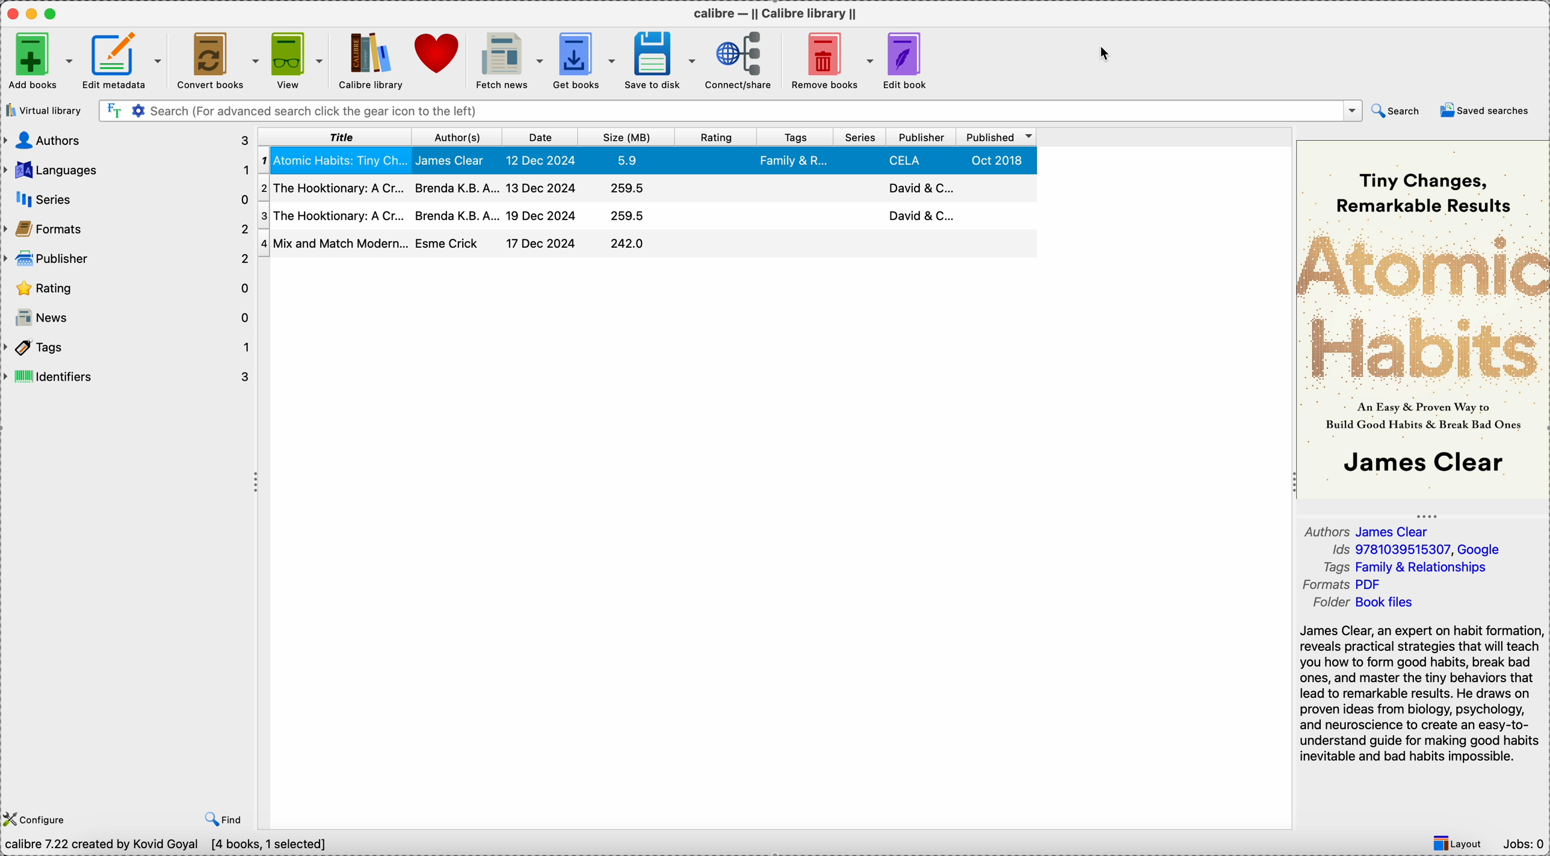  Describe the element at coordinates (829, 61) in the screenshot. I see `remove books` at that location.